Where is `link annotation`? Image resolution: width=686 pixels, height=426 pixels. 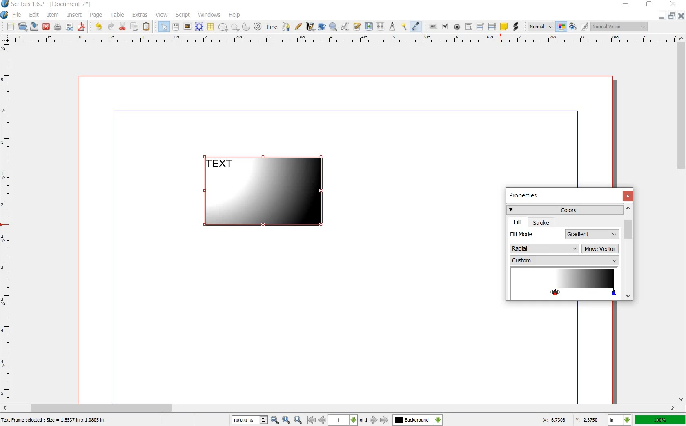 link annotation is located at coordinates (515, 27).